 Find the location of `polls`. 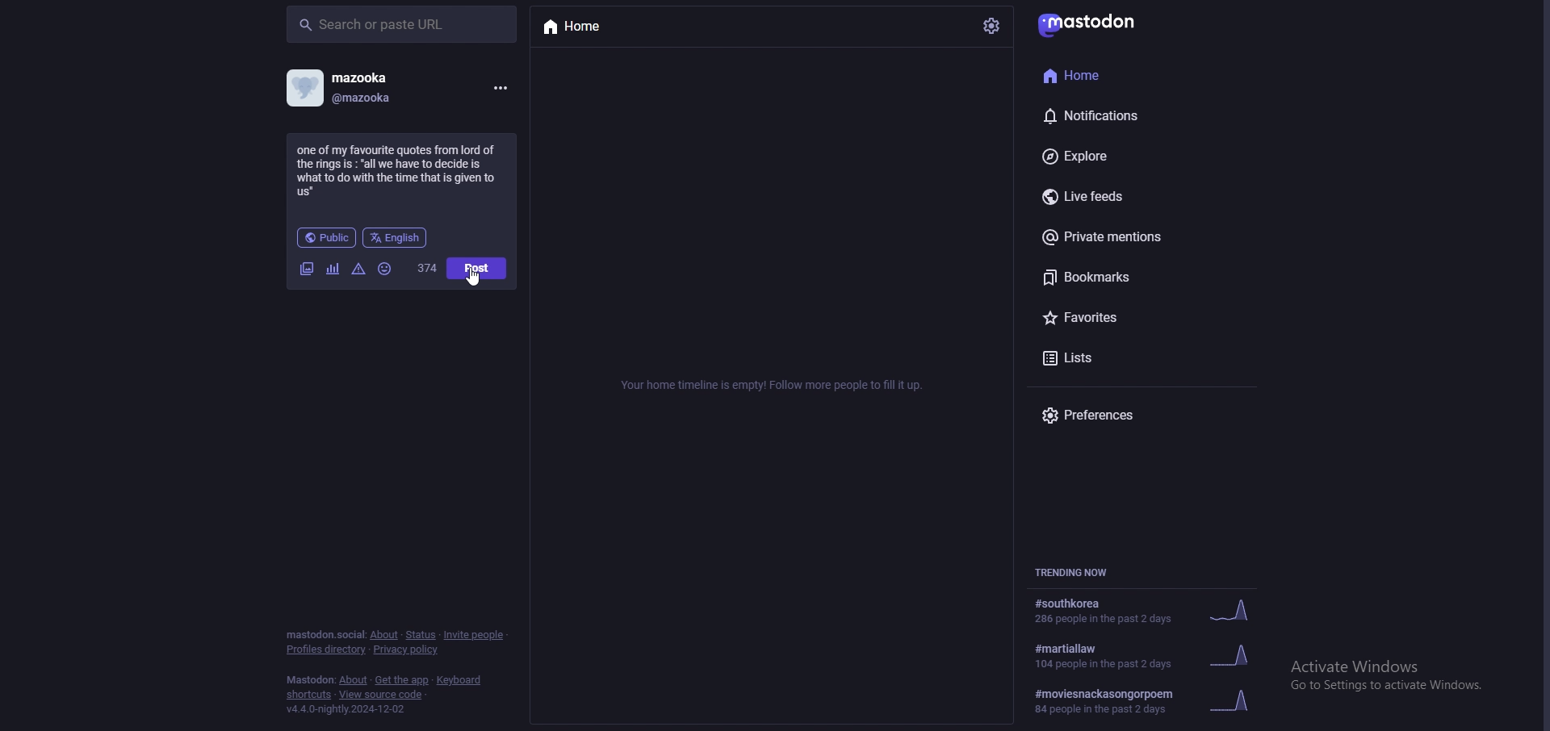

polls is located at coordinates (334, 271).